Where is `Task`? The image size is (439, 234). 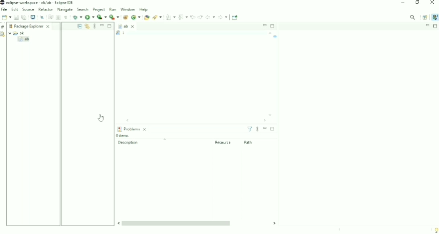 Task is located at coordinates (133, 33).